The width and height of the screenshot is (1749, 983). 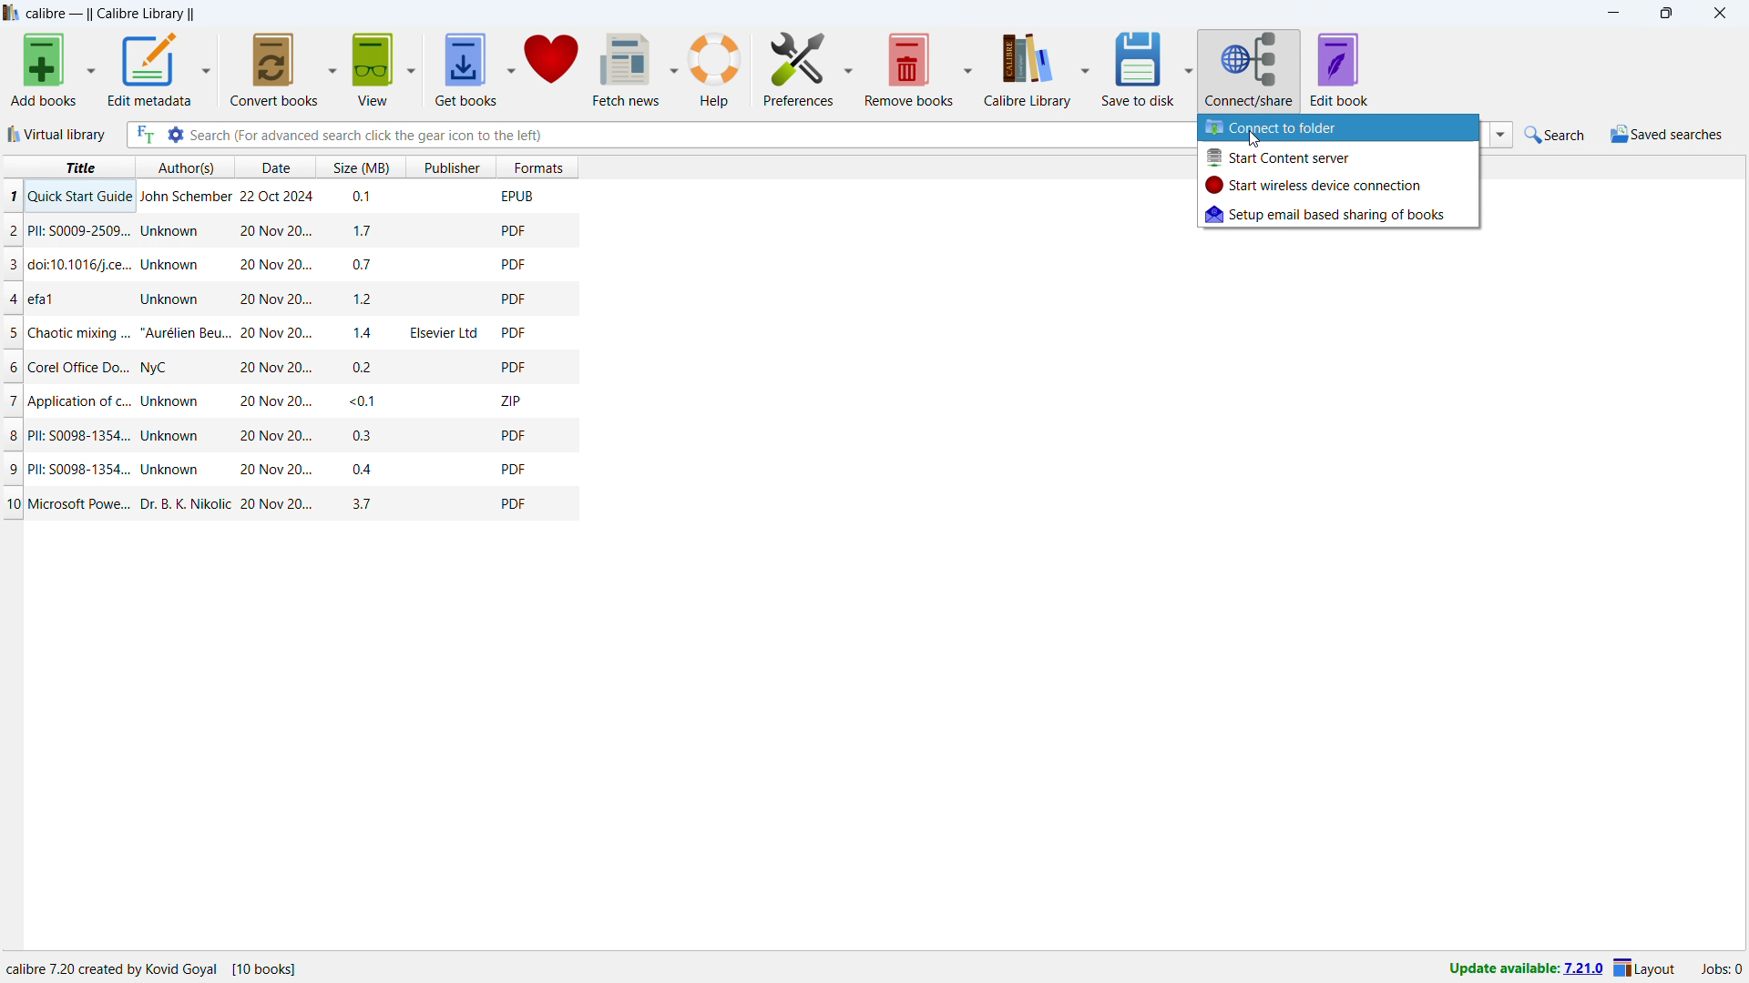 I want to click on connect/share, so click(x=1253, y=70).